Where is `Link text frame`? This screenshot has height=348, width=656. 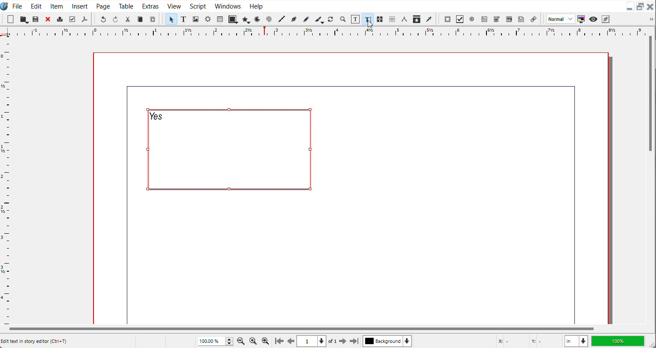
Link text frame is located at coordinates (380, 20).